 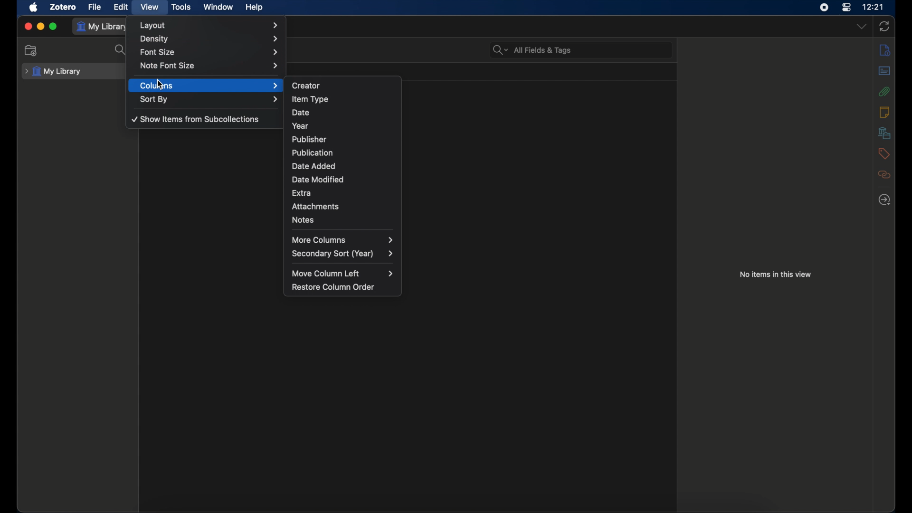 What do you see at coordinates (28, 27) in the screenshot?
I see `close` at bounding box center [28, 27].